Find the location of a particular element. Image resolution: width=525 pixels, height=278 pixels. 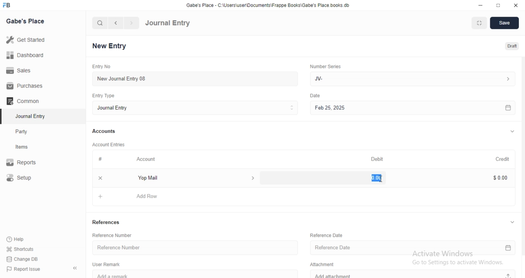

Feb 25, 2025 is located at coordinates (411, 108).